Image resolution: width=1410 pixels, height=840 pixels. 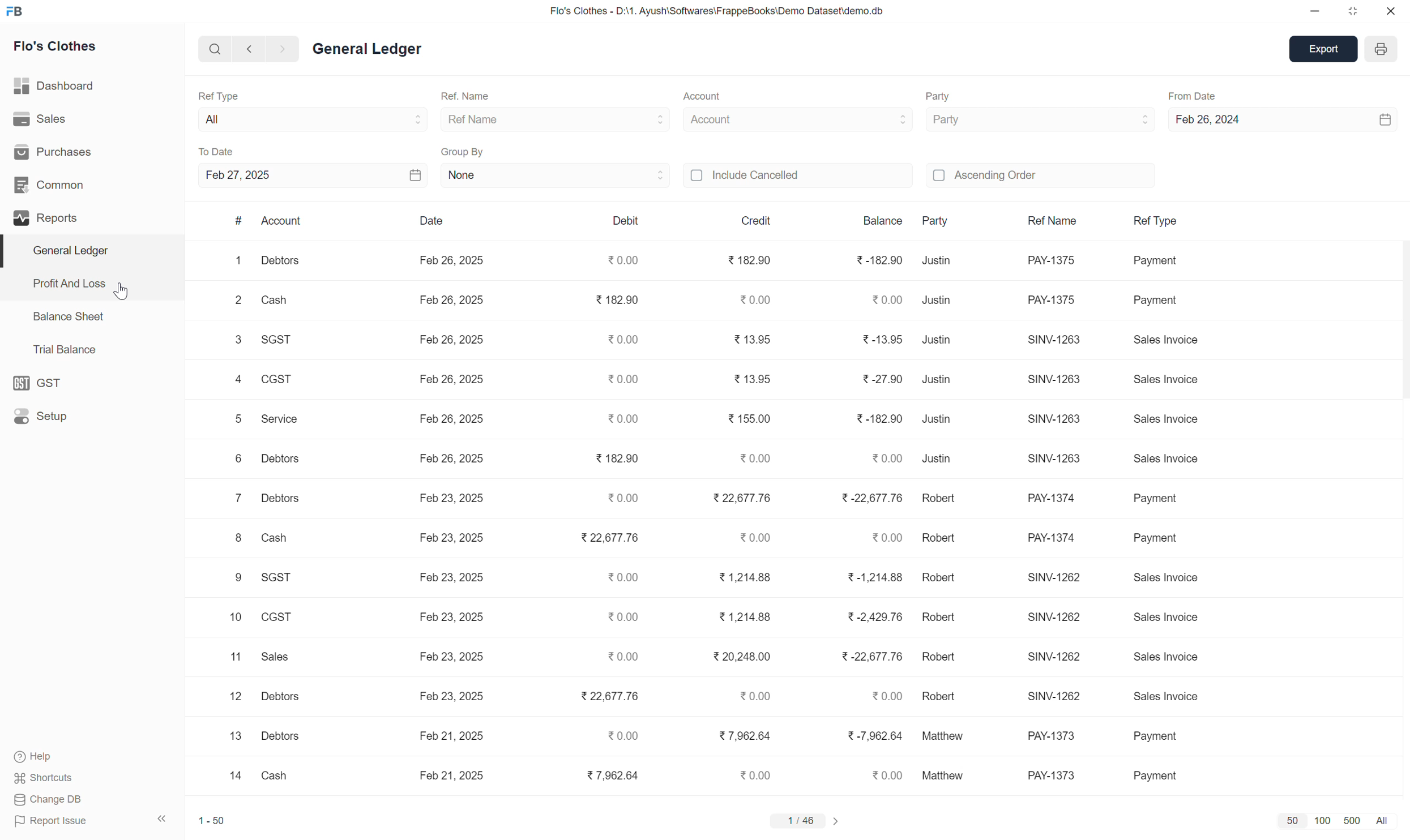 What do you see at coordinates (486, 121) in the screenshot?
I see `Ref Name` at bounding box center [486, 121].